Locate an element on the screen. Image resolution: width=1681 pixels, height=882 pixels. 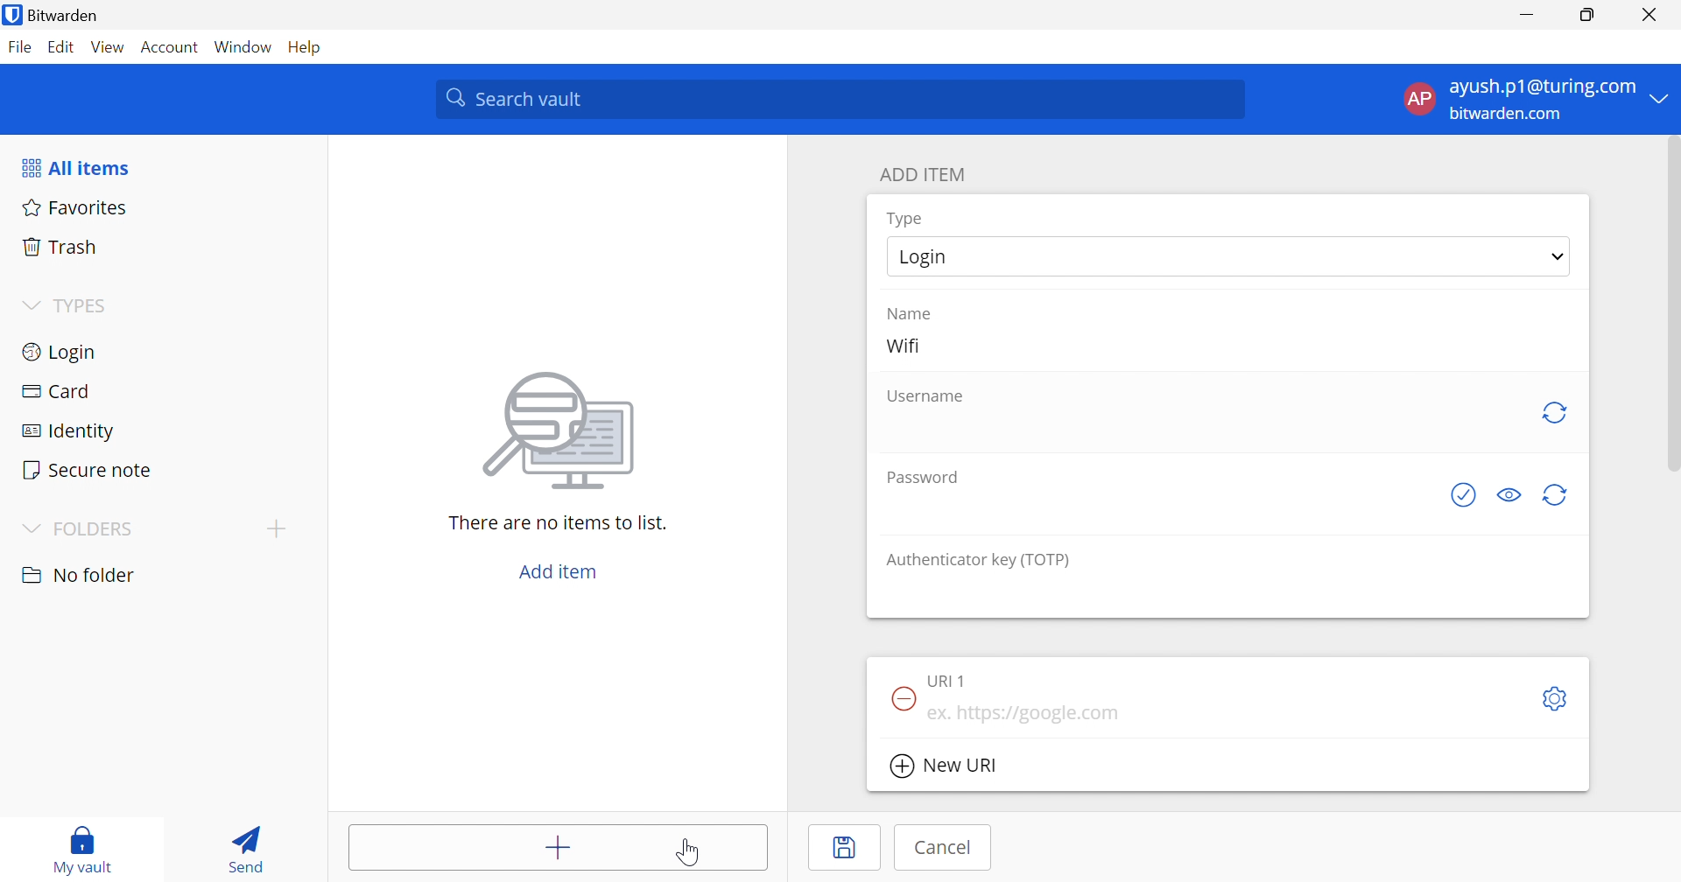
Cursor is located at coordinates (689, 851).